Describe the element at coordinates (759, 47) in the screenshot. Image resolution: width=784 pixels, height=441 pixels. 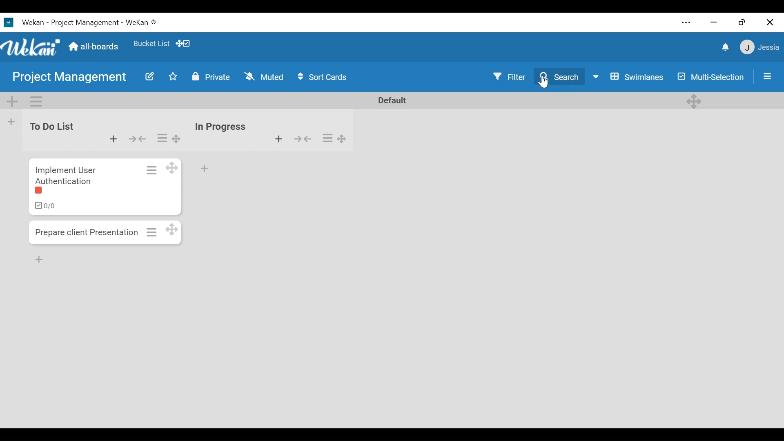
I see `member menu` at that location.